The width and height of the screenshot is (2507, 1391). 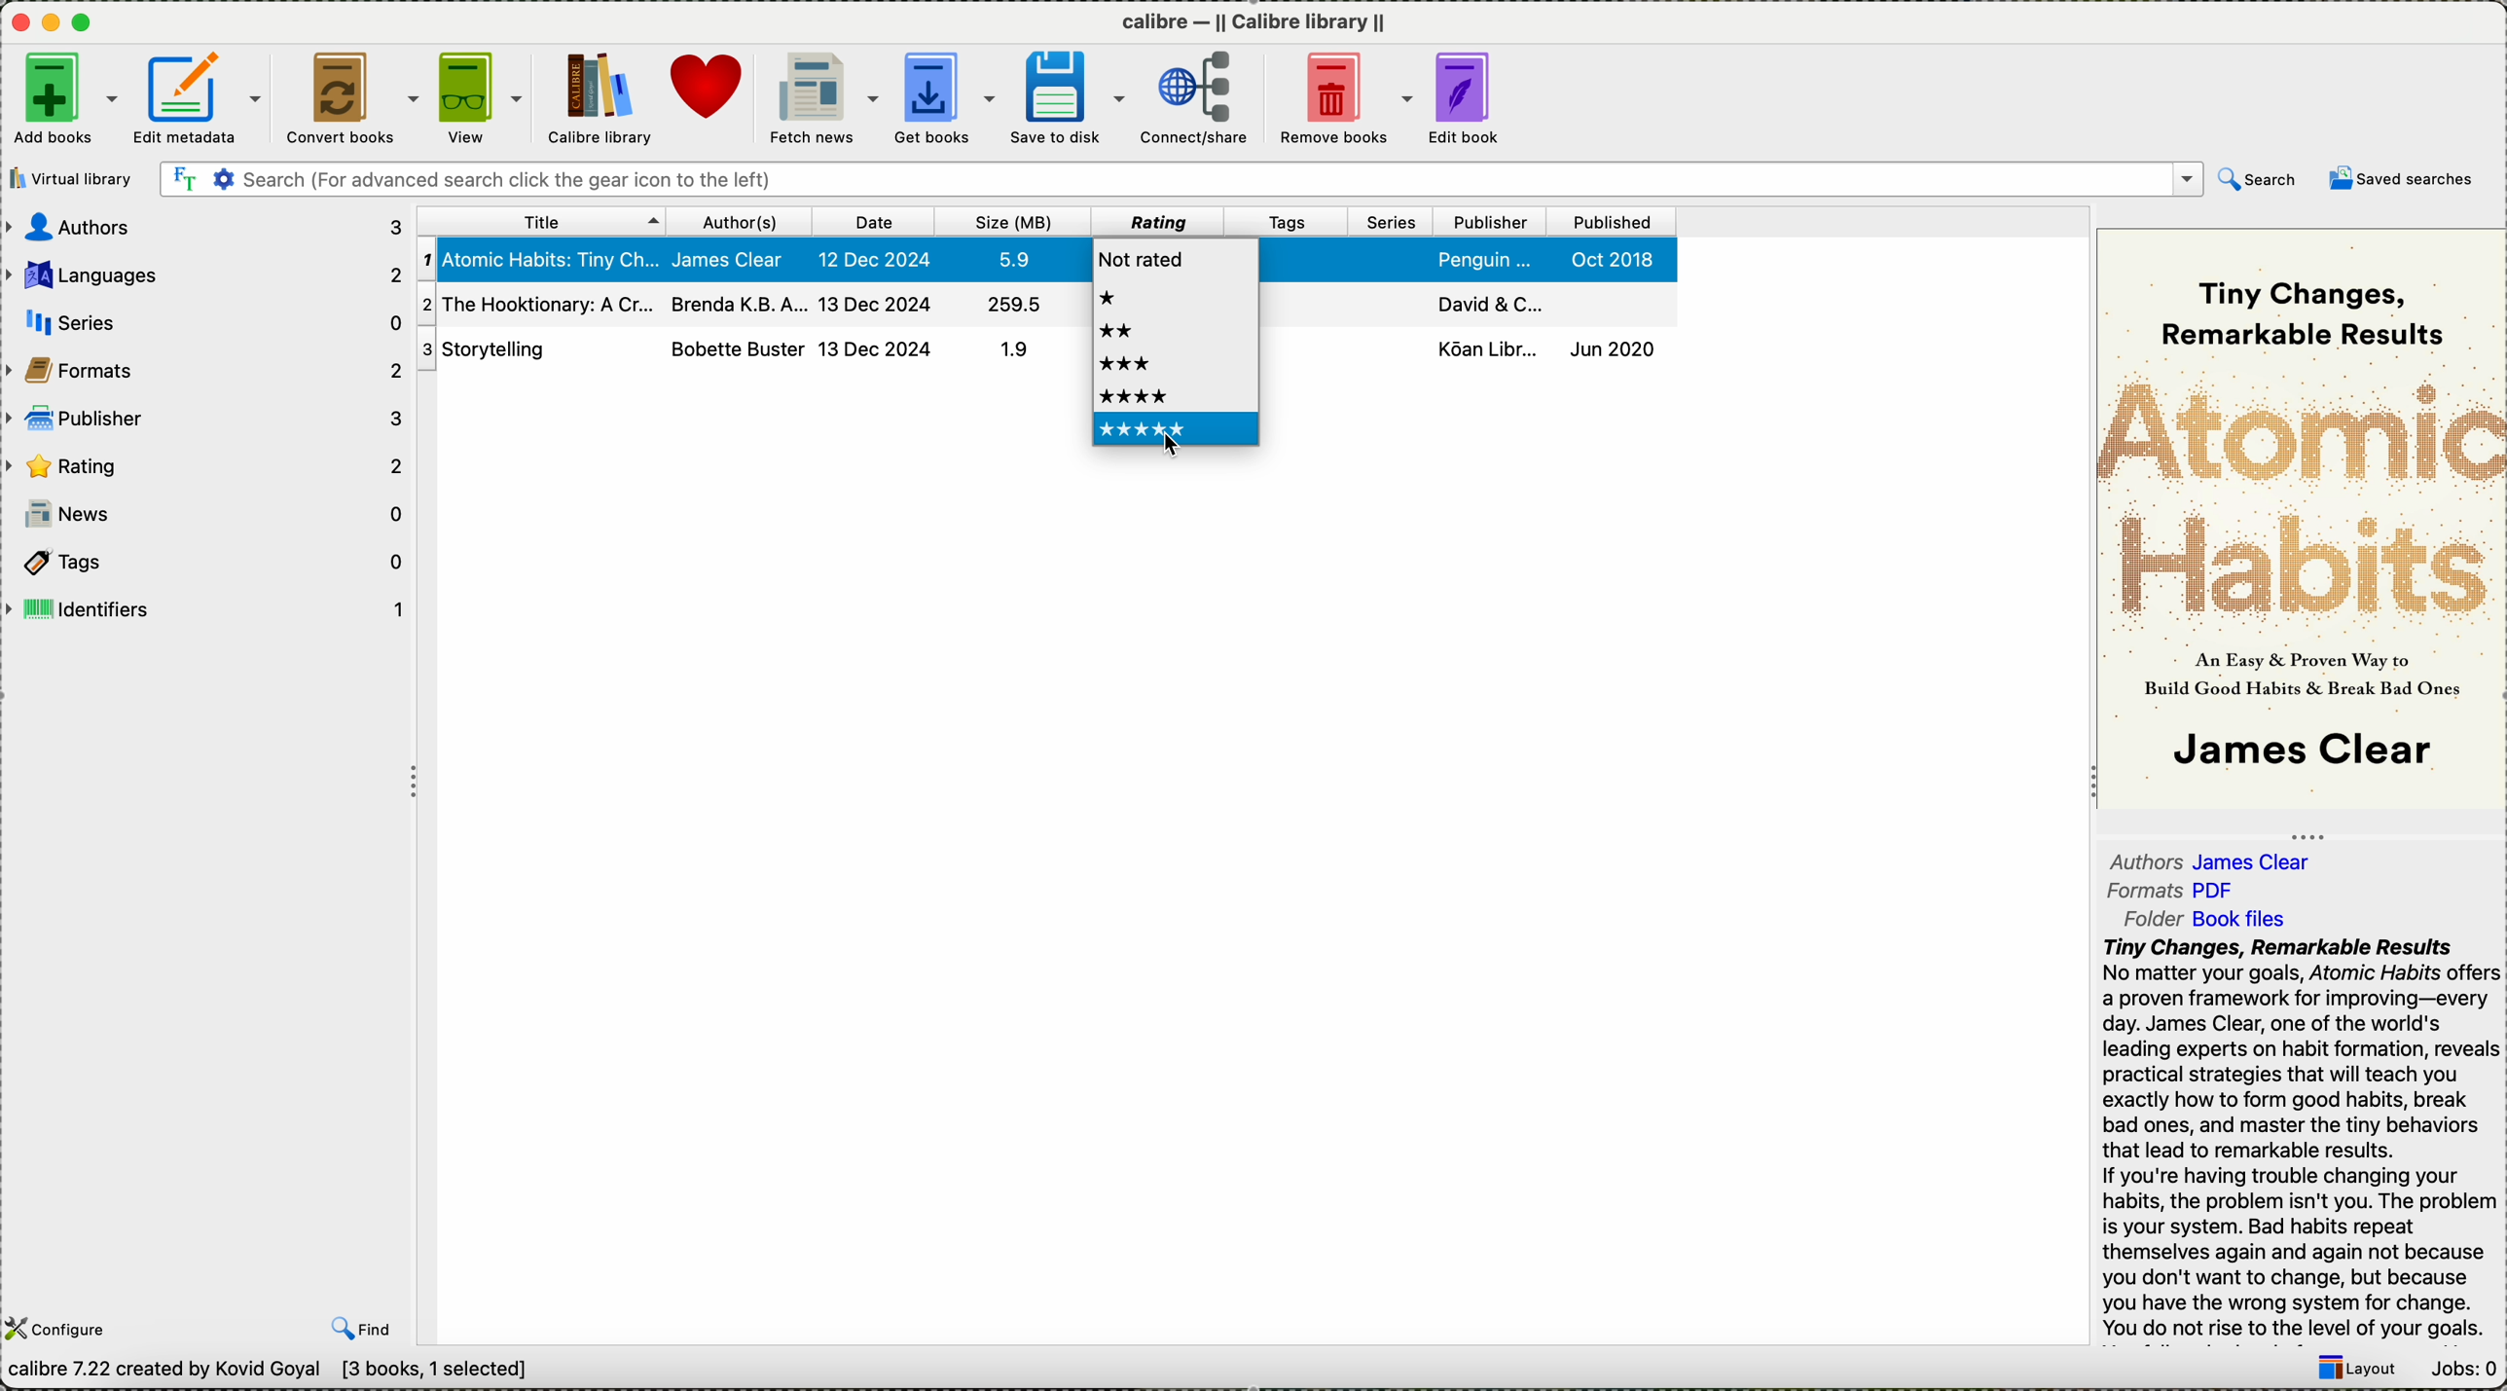 What do you see at coordinates (1011, 307) in the screenshot?
I see `259.5` at bounding box center [1011, 307].